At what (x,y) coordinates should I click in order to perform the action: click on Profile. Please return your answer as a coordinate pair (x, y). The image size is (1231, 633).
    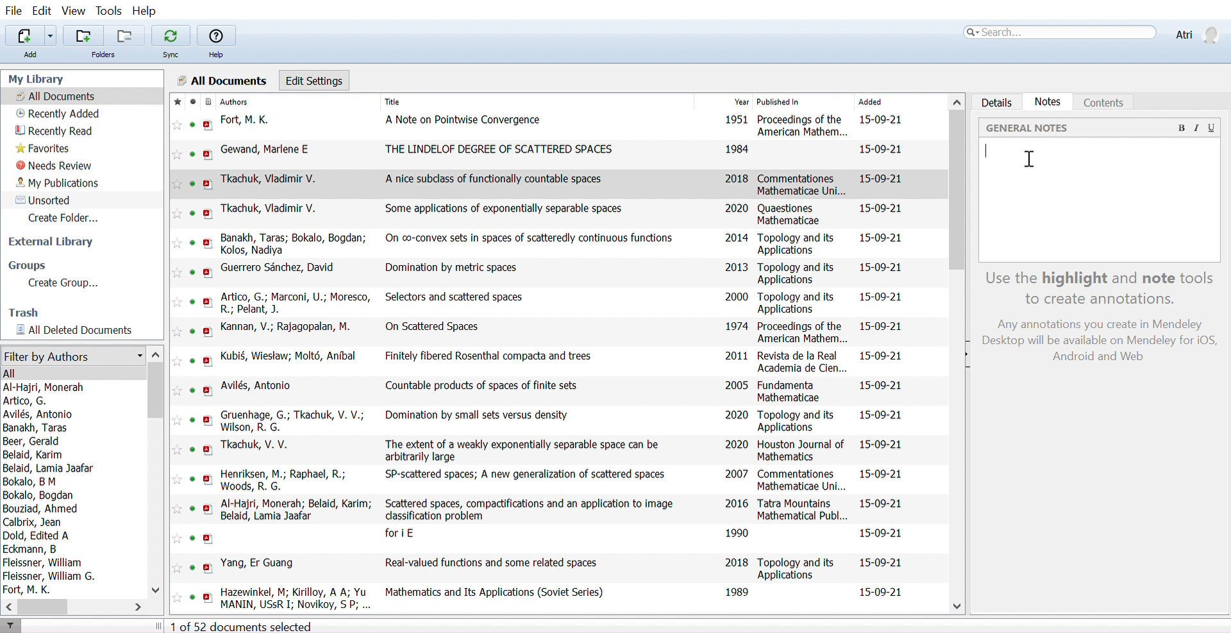
    Looking at the image, I should click on (1196, 32).